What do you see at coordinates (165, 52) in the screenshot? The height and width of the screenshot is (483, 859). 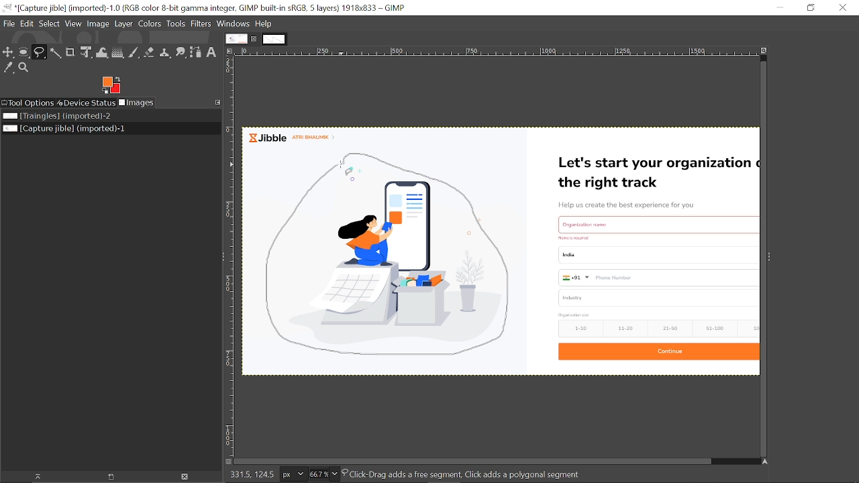 I see `Clone tool` at bounding box center [165, 52].